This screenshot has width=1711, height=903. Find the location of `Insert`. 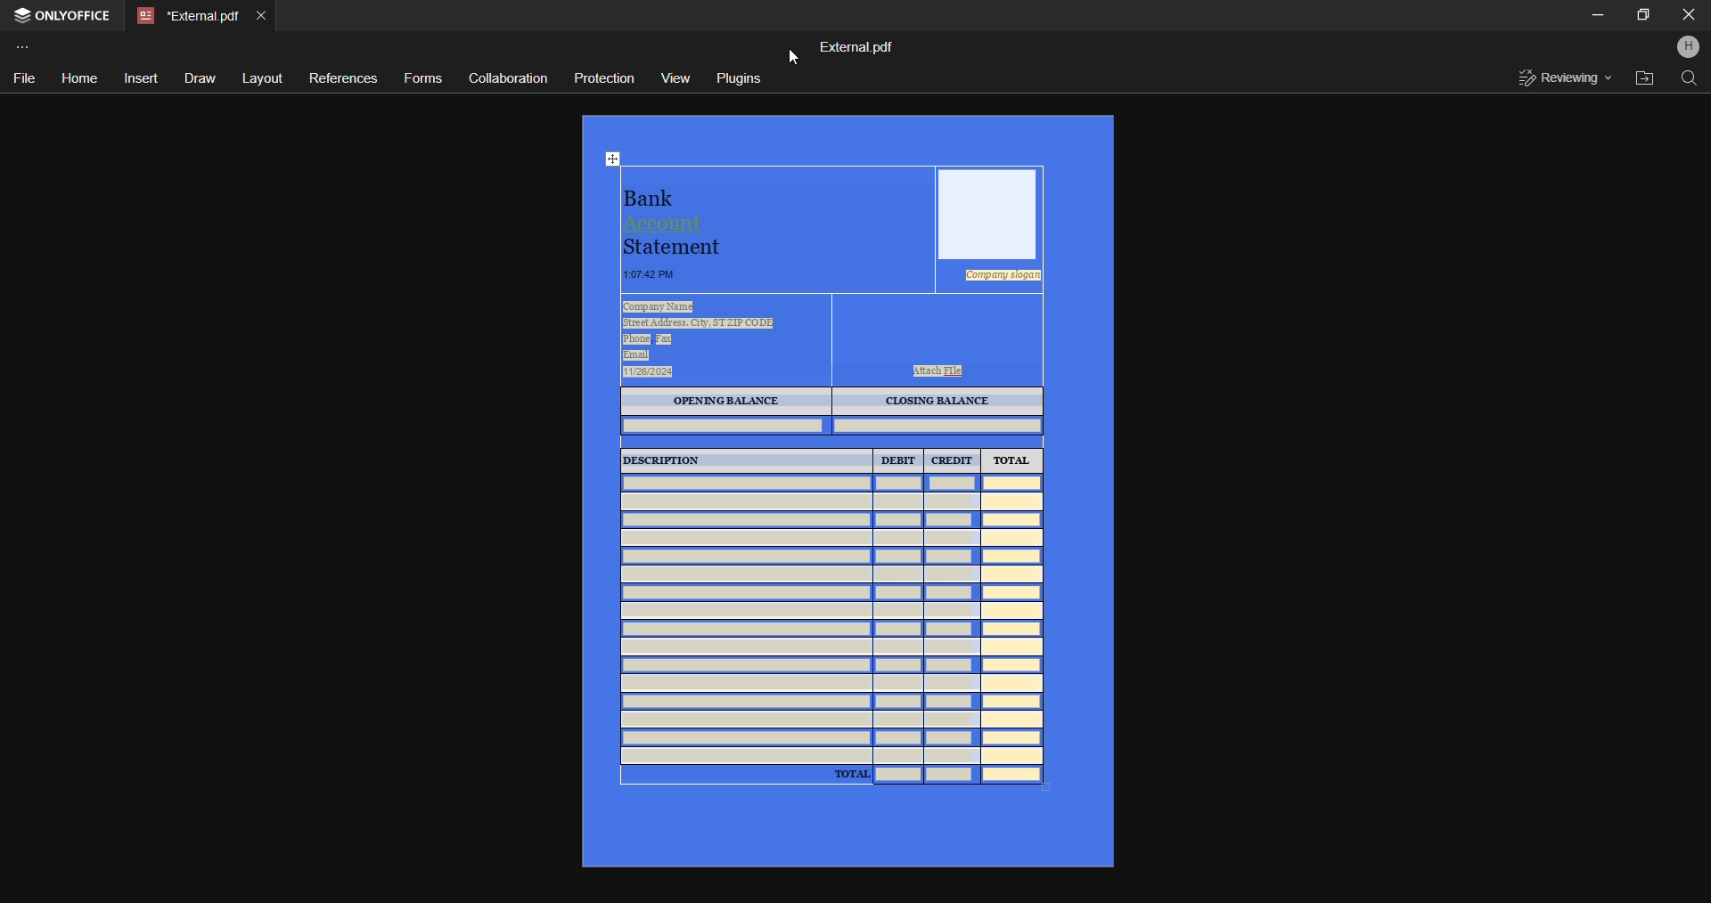

Insert is located at coordinates (139, 77).